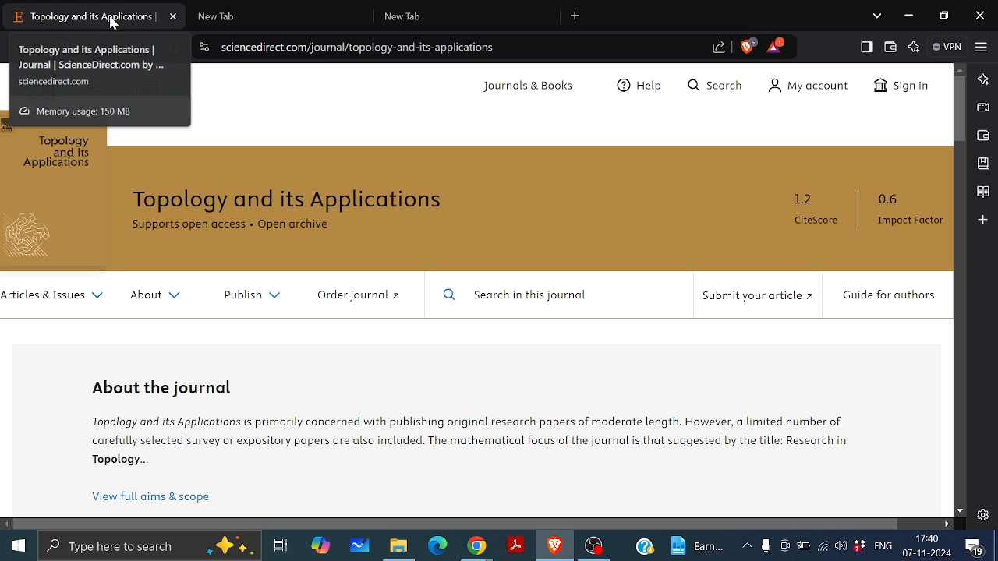 Image resolution: width=998 pixels, height=561 pixels. I want to click on Submit your article , so click(754, 296).